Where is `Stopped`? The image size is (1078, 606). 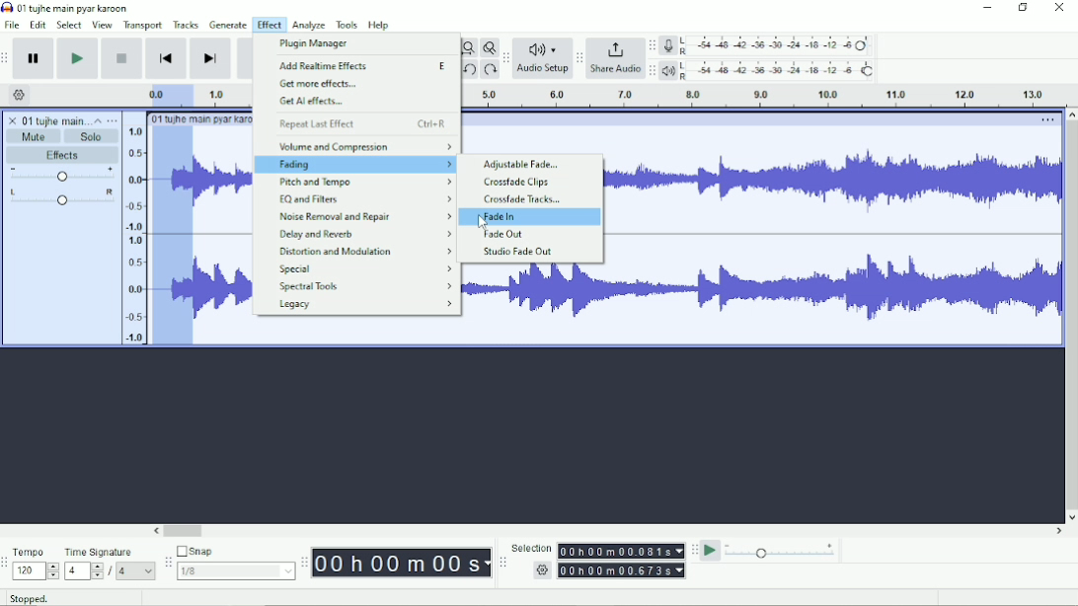
Stopped is located at coordinates (42, 596).